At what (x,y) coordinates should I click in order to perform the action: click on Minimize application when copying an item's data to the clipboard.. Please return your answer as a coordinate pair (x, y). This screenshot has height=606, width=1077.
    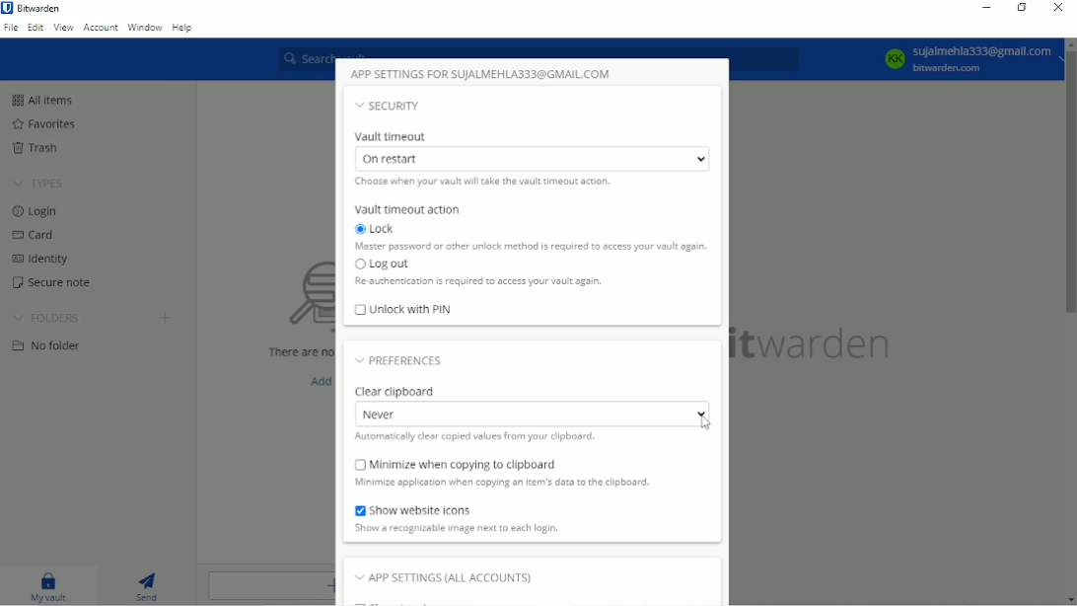
    Looking at the image, I should click on (501, 484).